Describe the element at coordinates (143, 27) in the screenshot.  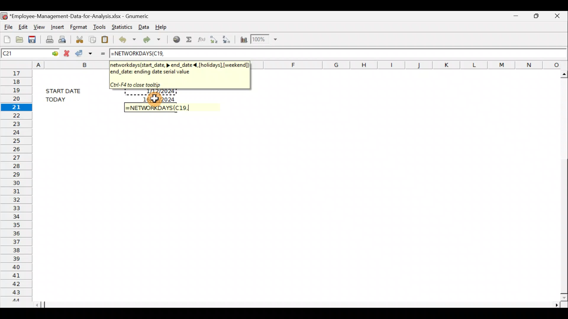
I see `Data` at that location.